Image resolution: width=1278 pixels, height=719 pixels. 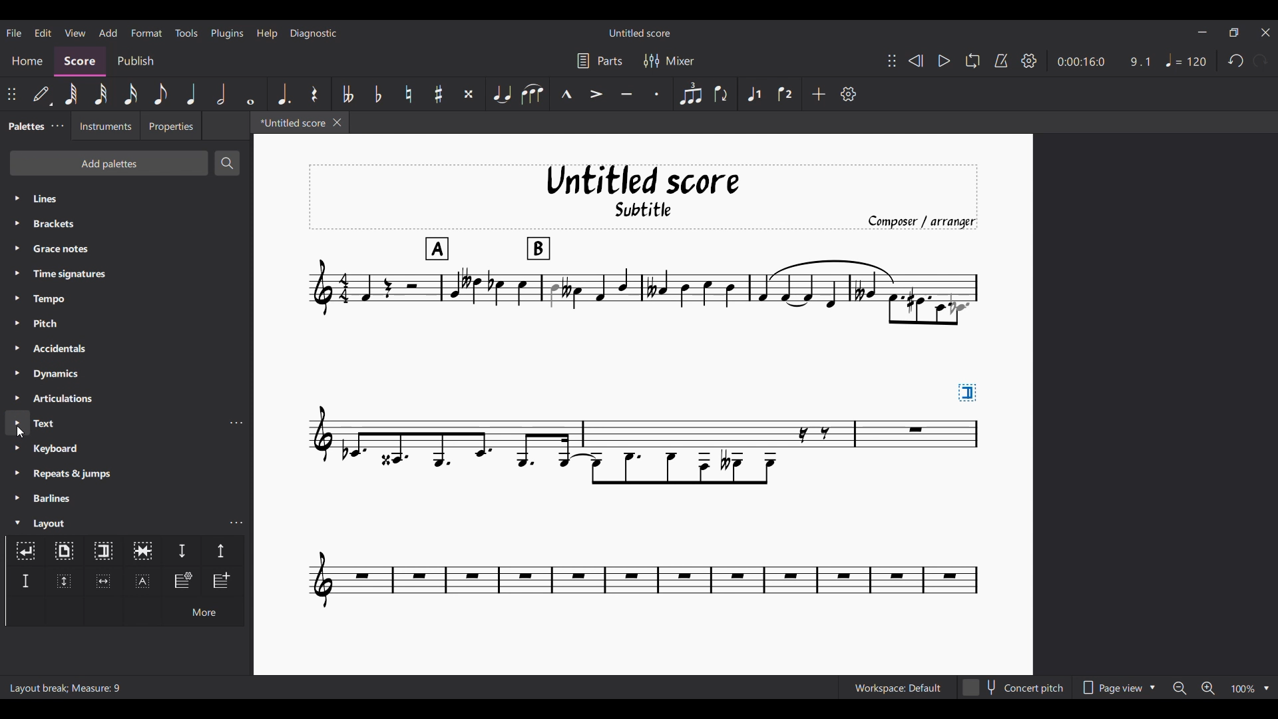 What do you see at coordinates (25, 551) in the screenshot?
I see `System break` at bounding box center [25, 551].